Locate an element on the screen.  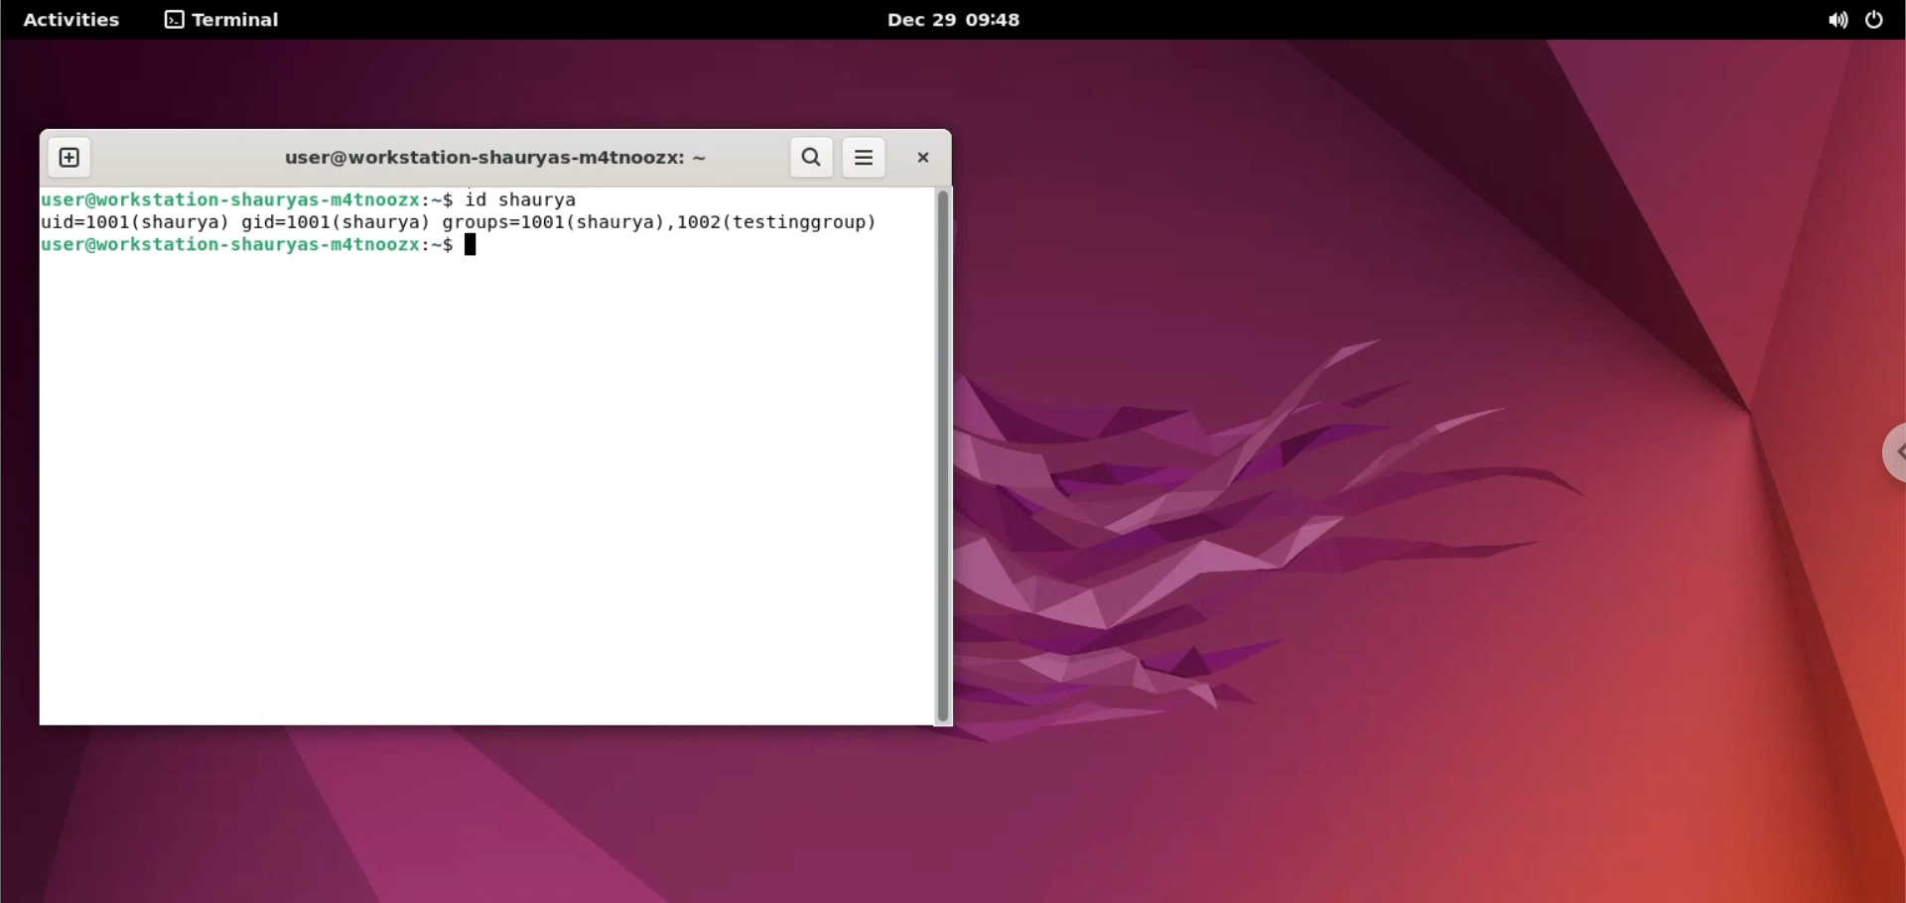
chrome options is located at coordinates (1878, 461).